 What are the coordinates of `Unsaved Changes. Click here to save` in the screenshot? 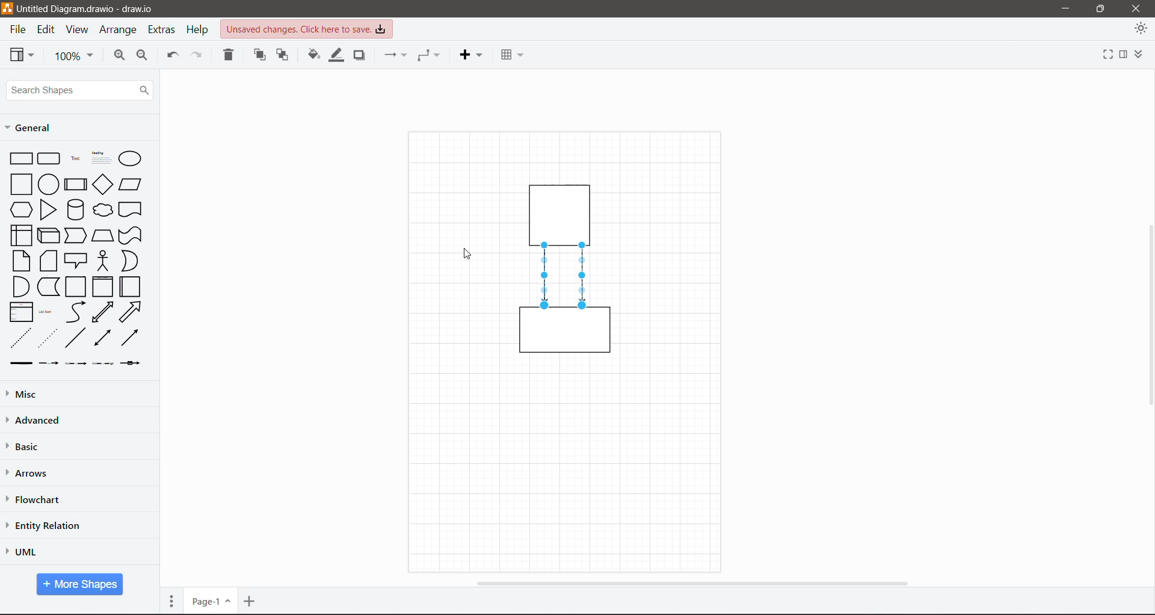 It's located at (307, 29).